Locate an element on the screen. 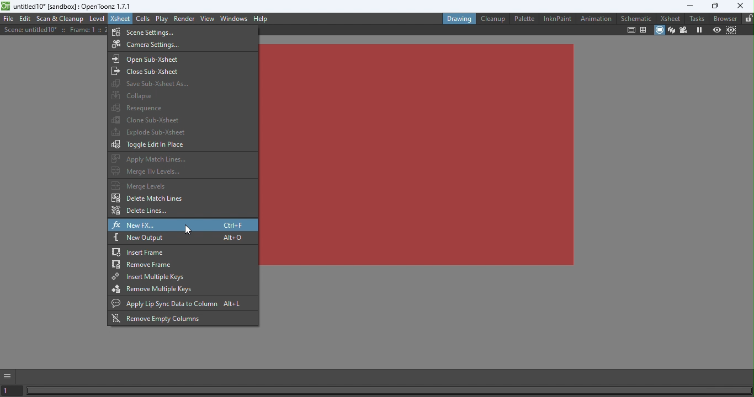  Lock rooms tab is located at coordinates (748, 19).